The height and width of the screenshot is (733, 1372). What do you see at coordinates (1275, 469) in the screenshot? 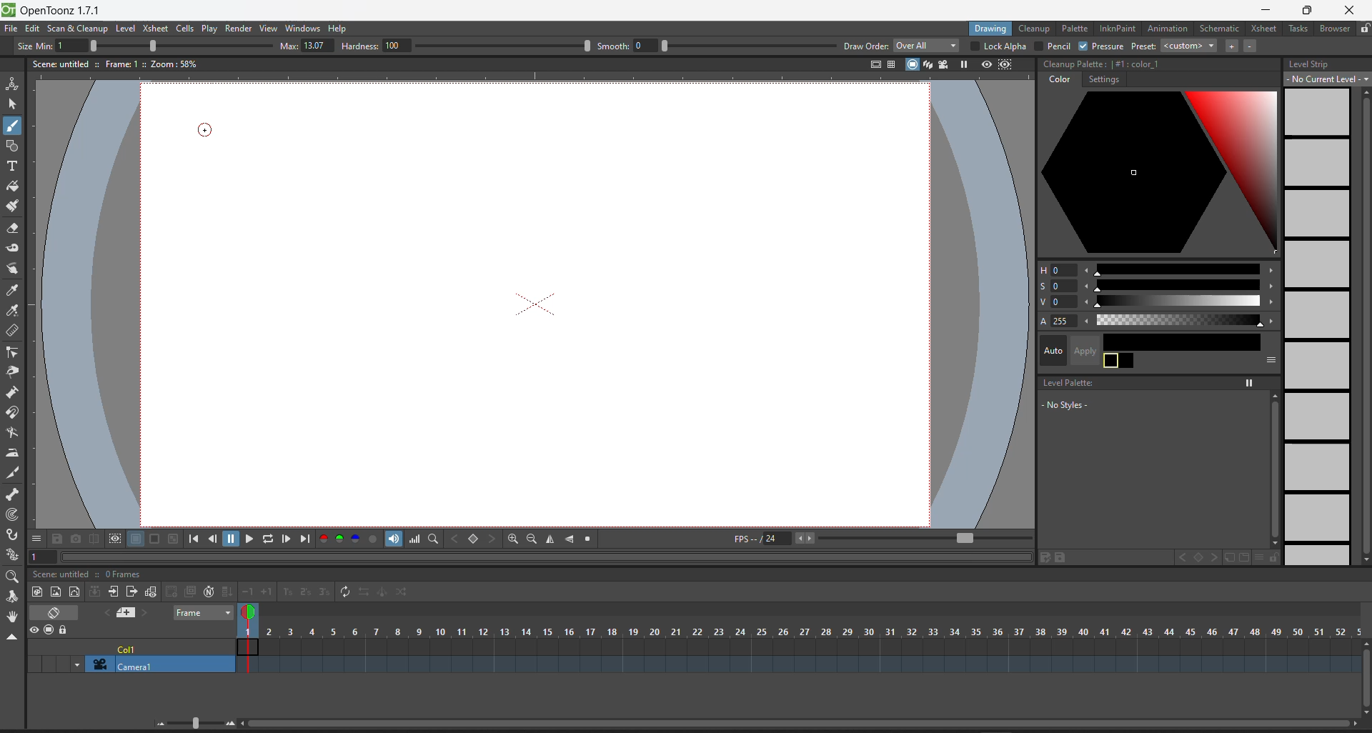
I see `vertical scroll bar` at bounding box center [1275, 469].